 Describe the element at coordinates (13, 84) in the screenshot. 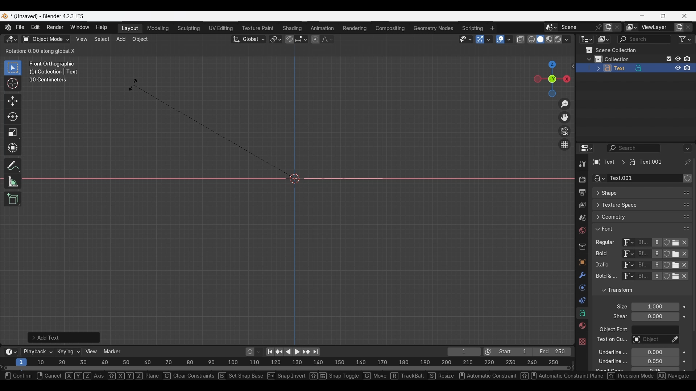

I see `Cursor` at that location.